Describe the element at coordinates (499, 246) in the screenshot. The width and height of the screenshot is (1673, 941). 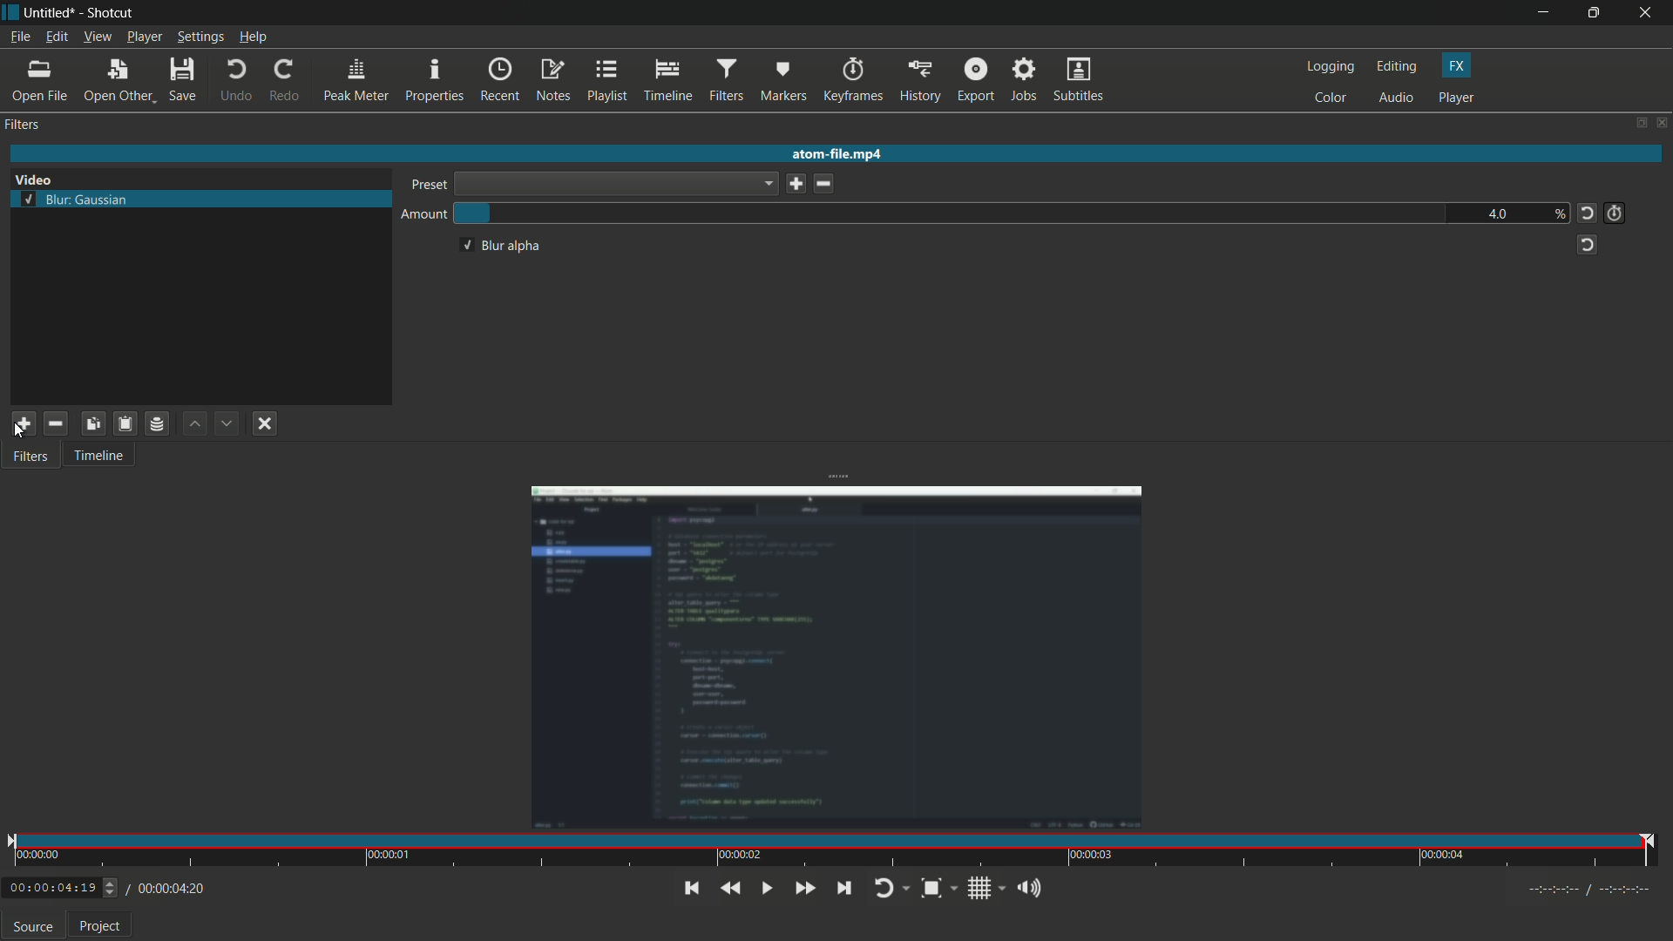
I see `blue alpha` at that location.